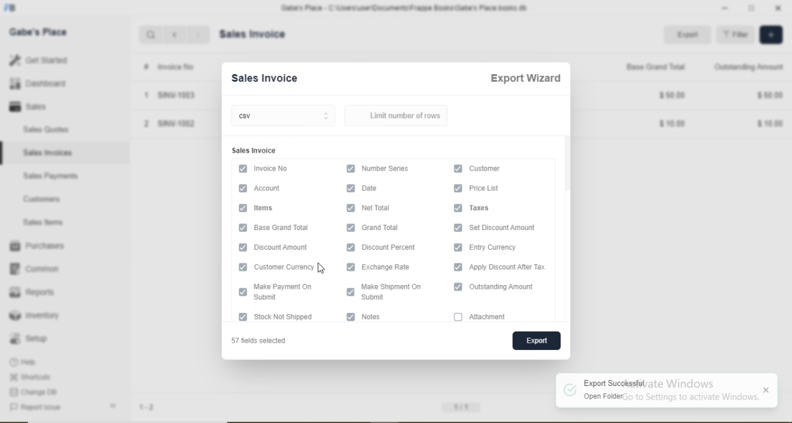 This screenshot has height=423, width=792. Describe the element at coordinates (286, 248) in the screenshot. I see `‘Discount Amount` at that location.